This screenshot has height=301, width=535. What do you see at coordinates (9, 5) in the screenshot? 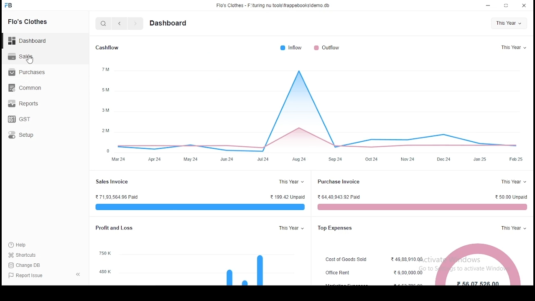
I see `icon` at bounding box center [9, 5].